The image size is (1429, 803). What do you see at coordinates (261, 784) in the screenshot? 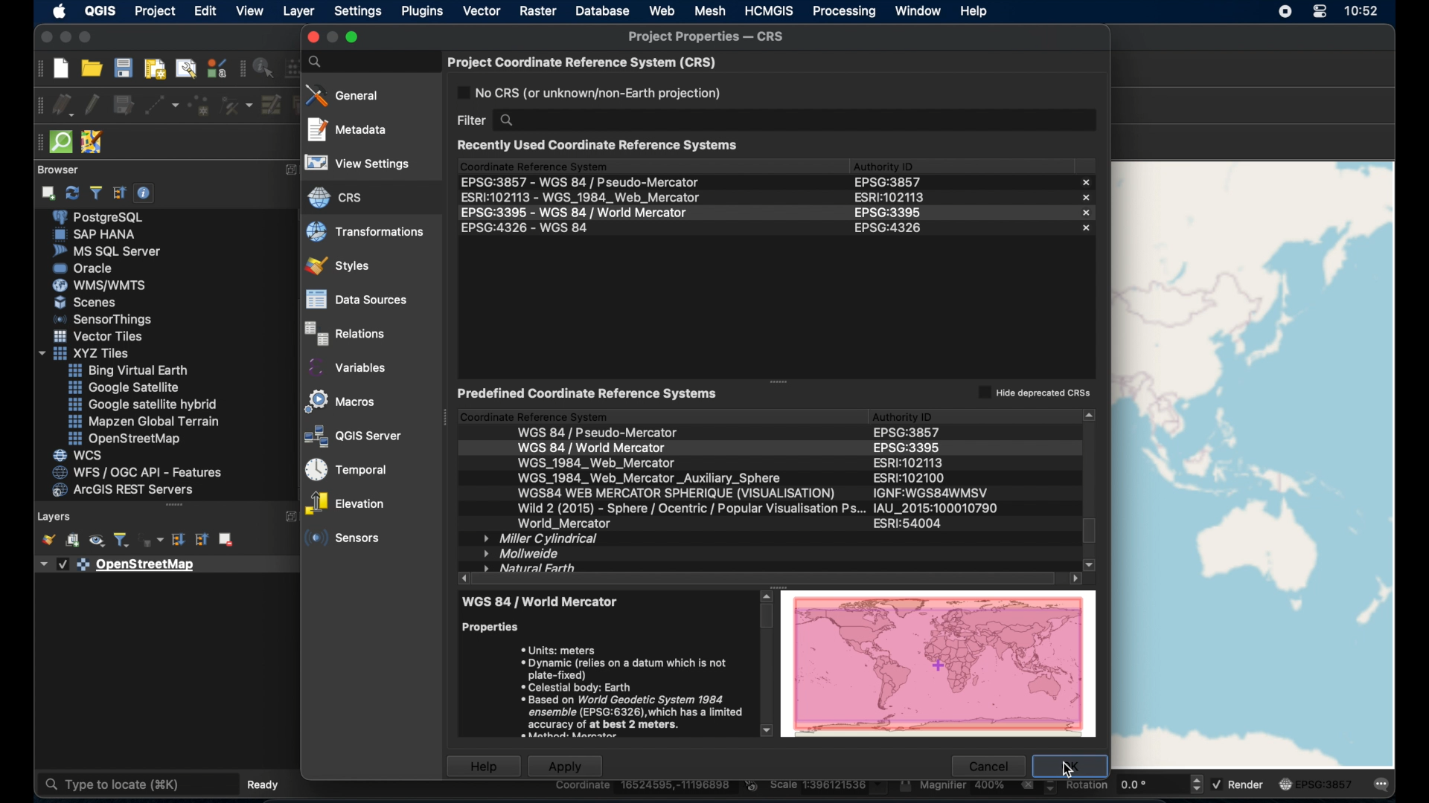
I see `ready` at bounding box center [261, 784].